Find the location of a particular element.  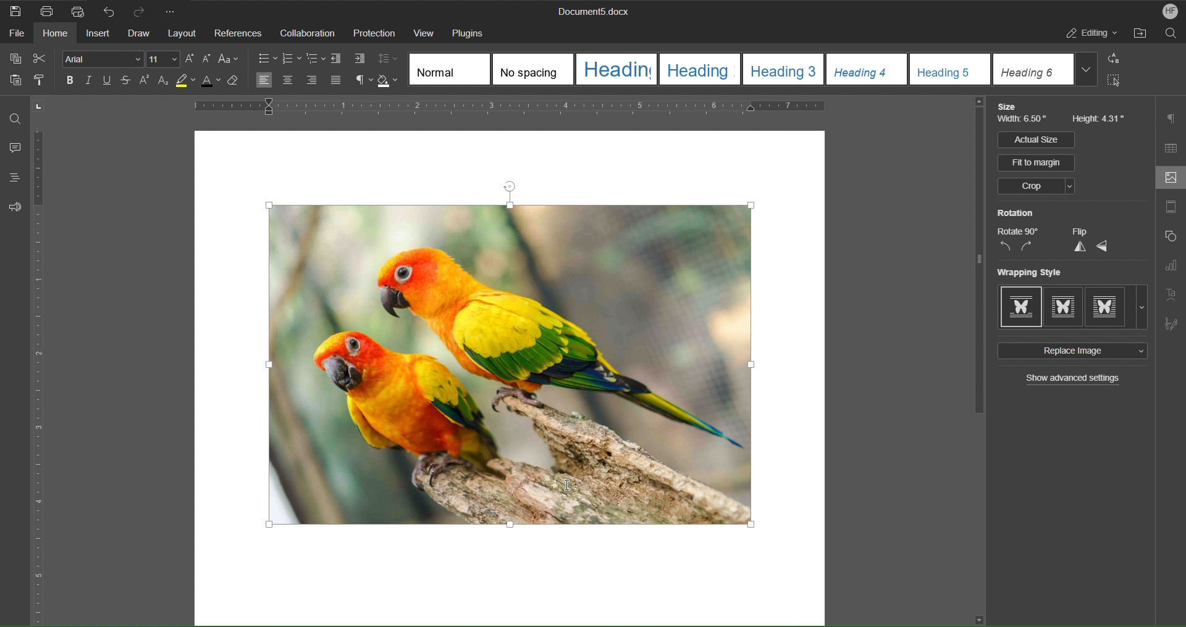

File is located at coordinates (14, 35).